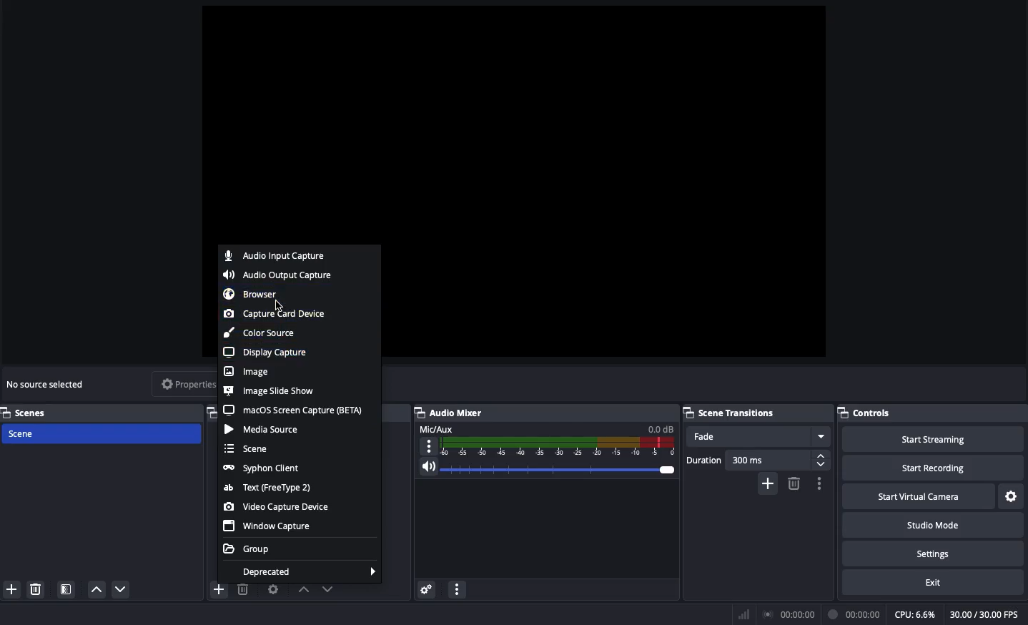 The image size is (1028, 625). What do you see at coordinates (934, 553) in the screenshot?
I see `Settings` at bounding box center [934, 553].